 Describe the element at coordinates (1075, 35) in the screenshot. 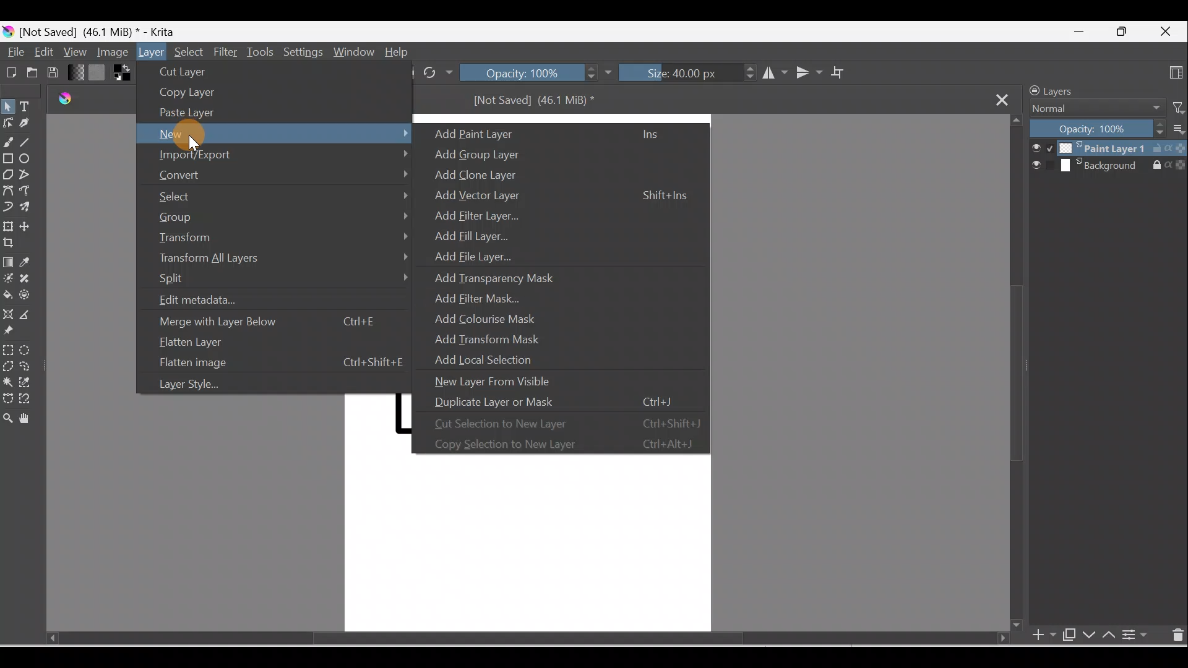

I see `Minimize` at that location.